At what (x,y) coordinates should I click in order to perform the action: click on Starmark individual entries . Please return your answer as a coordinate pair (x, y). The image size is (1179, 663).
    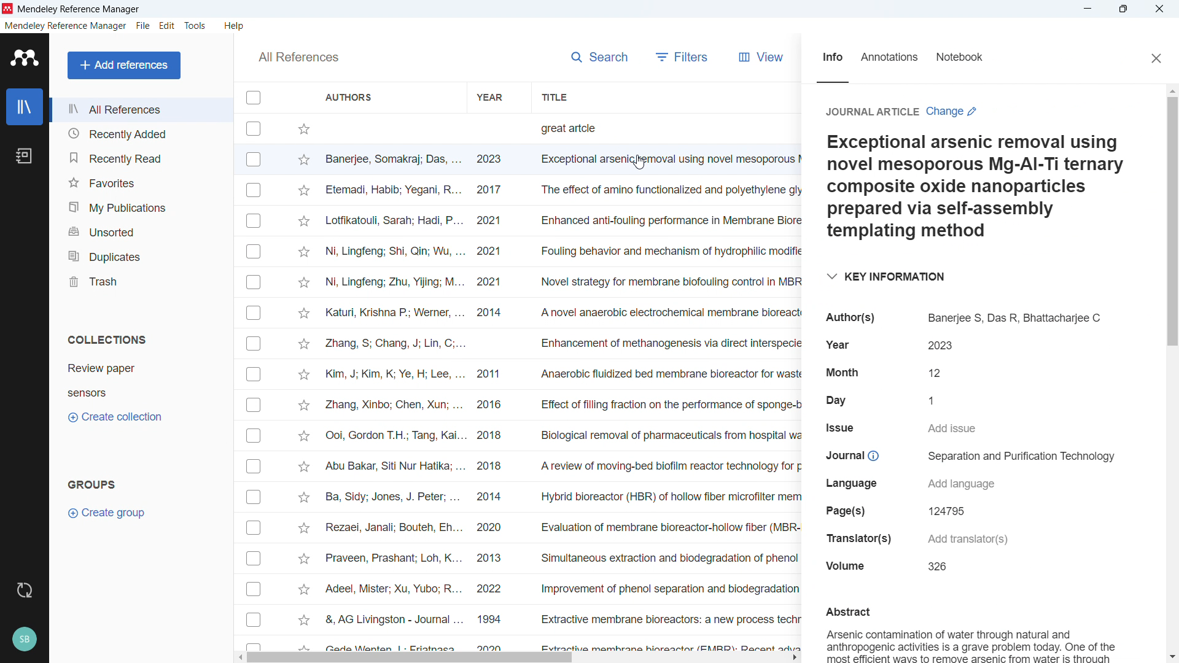
    Looking at the image, I should click on (305, 384).